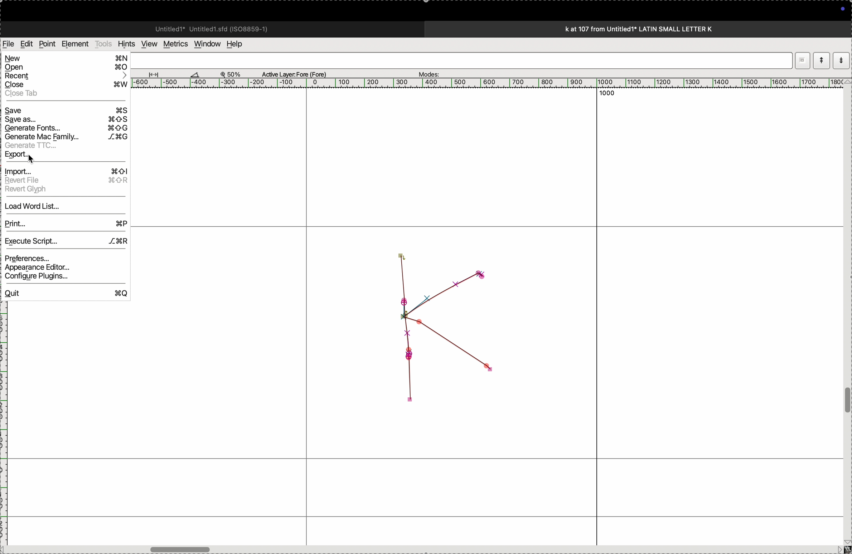  I want to click on 1000, so click(611, 95).